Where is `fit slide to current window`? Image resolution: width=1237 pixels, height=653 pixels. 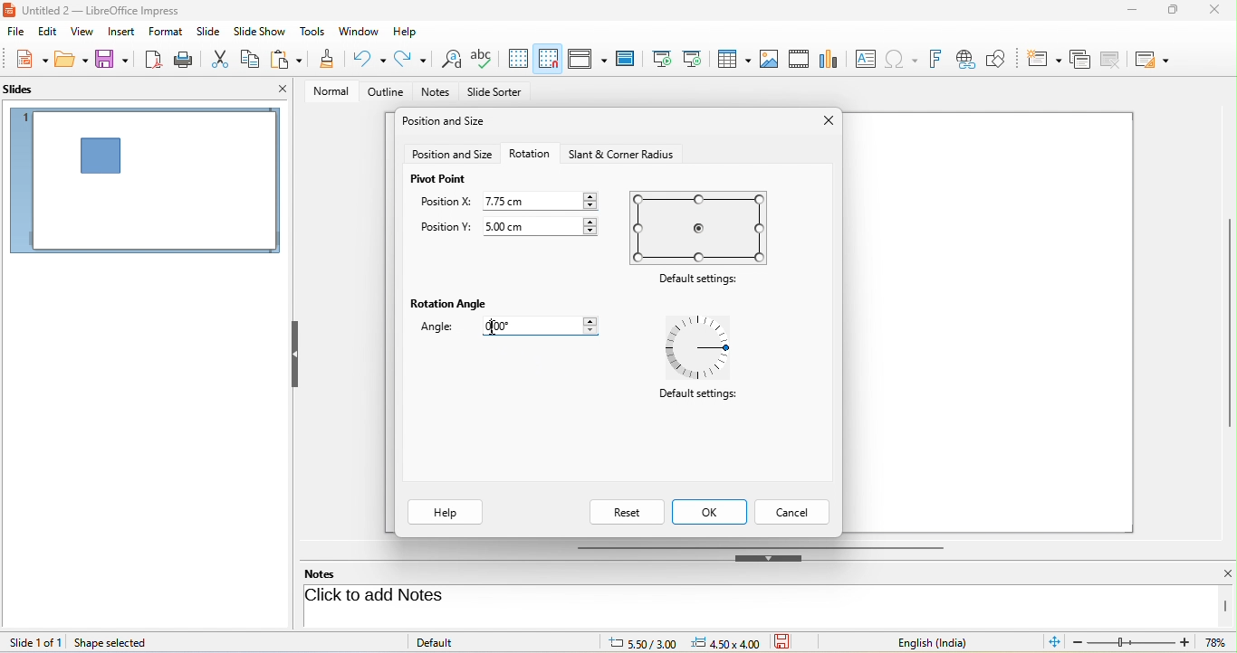 fit slide to current window is located at coordinates (1056, 642).